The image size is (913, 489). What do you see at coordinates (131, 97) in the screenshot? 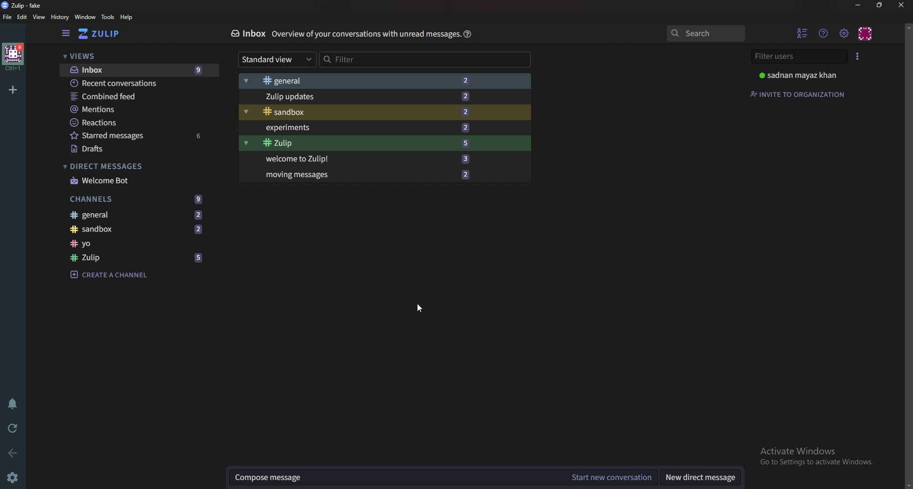
I see `Combine feed` at bounding box center [131, 97].